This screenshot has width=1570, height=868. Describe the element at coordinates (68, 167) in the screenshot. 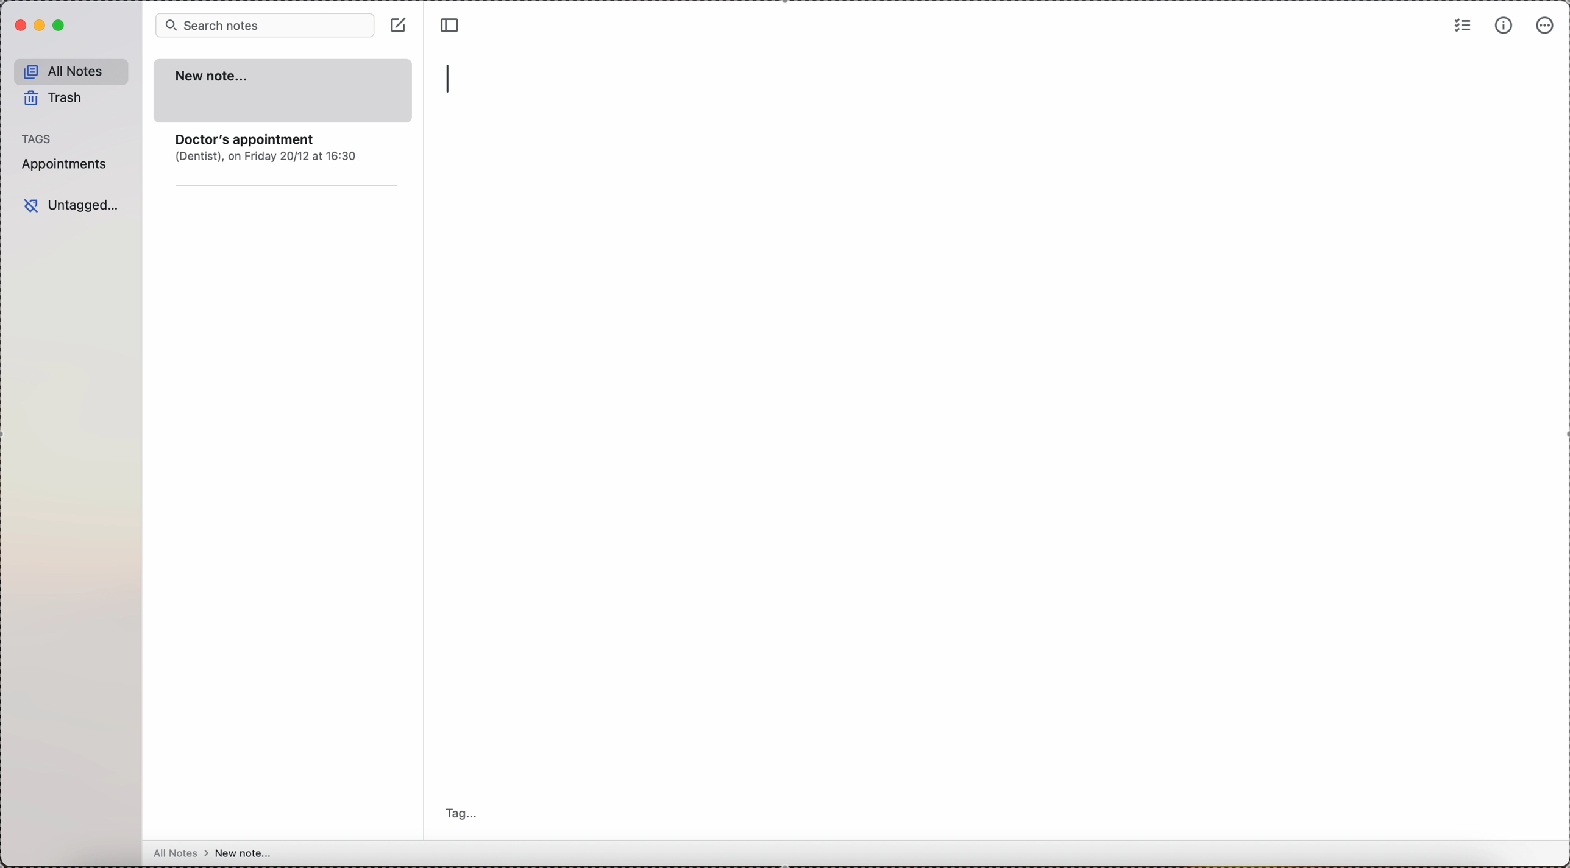

I see `appointments tag` at that location.